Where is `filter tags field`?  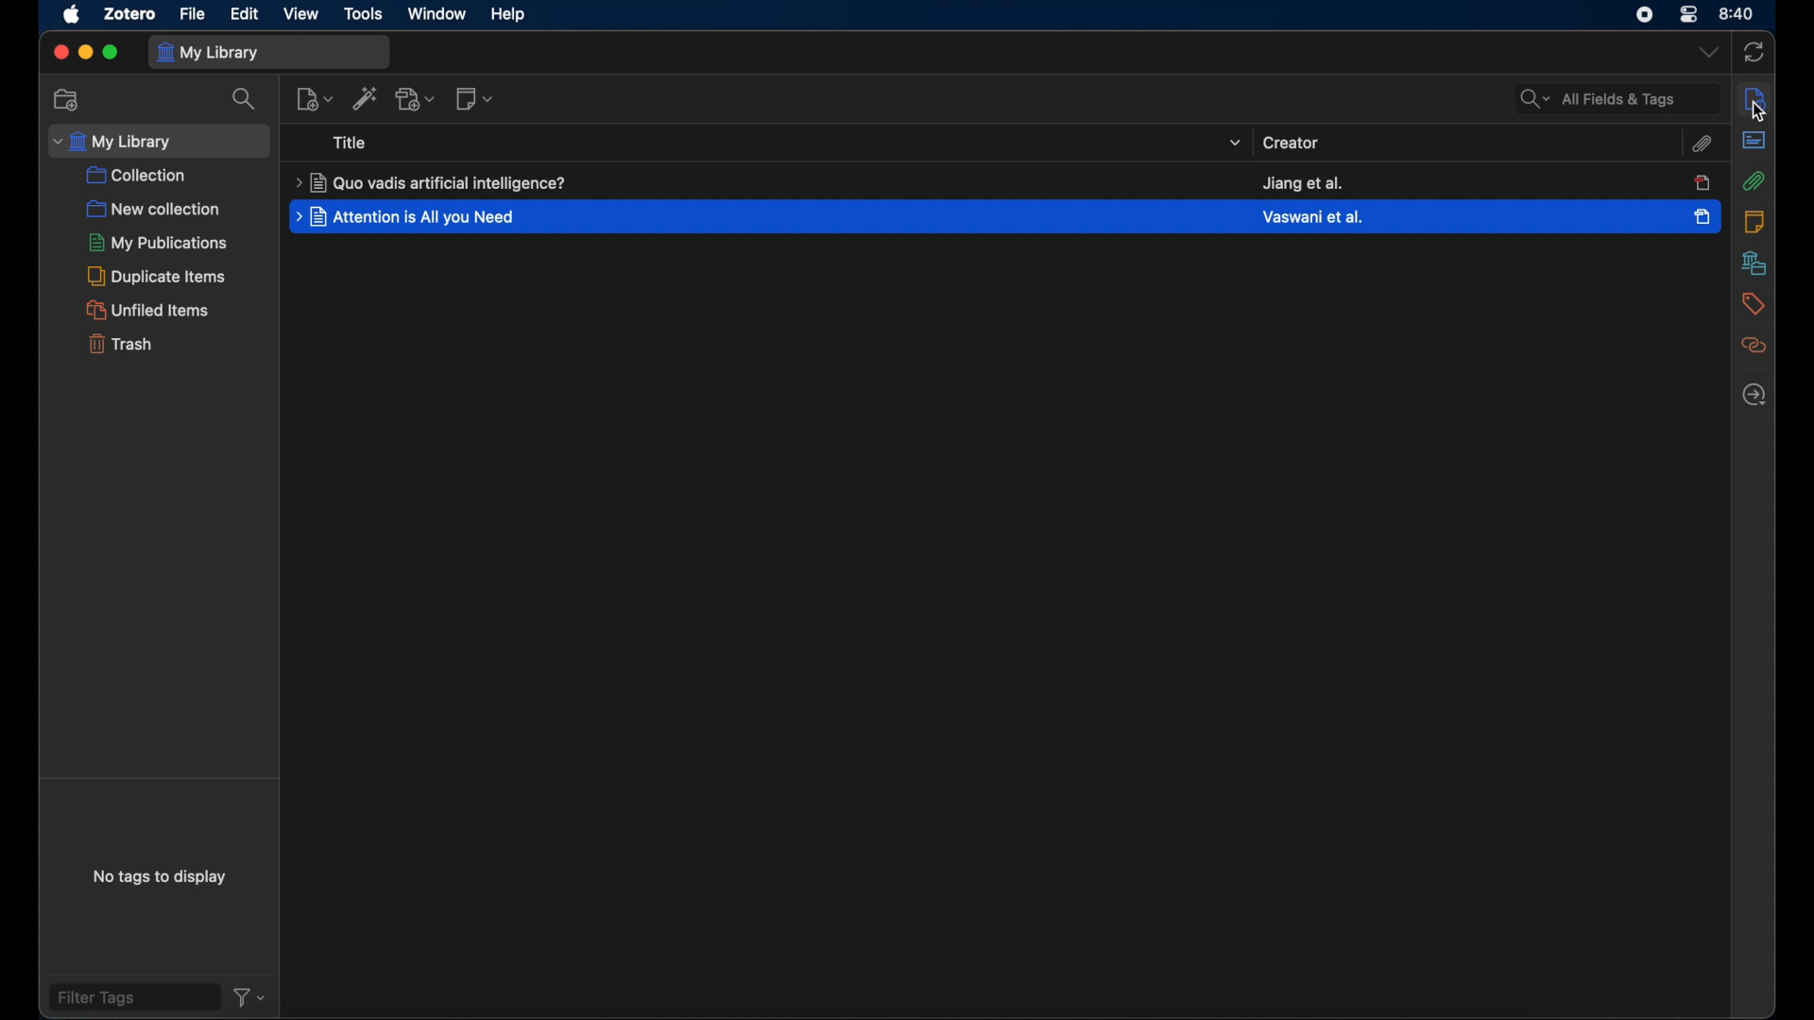 filter tags field is located at coordinates (133, 997).